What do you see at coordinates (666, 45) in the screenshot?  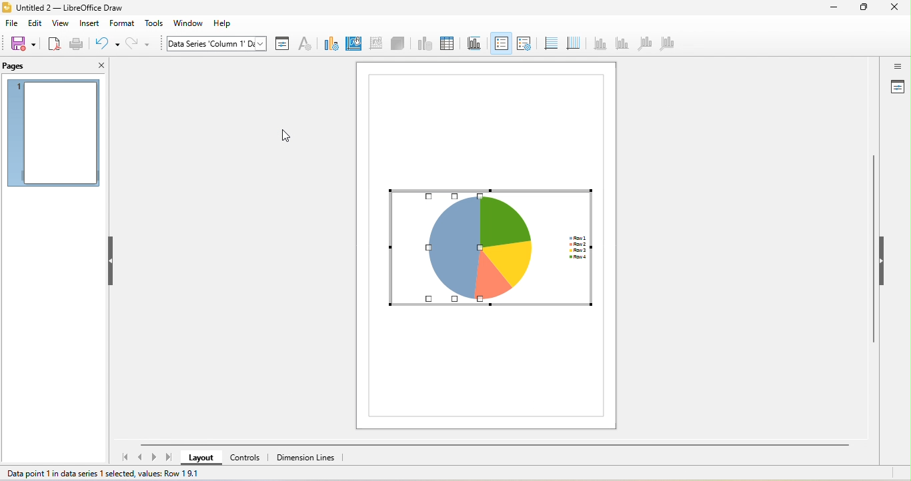 I see `all axes` at bounding box center [666, 45].